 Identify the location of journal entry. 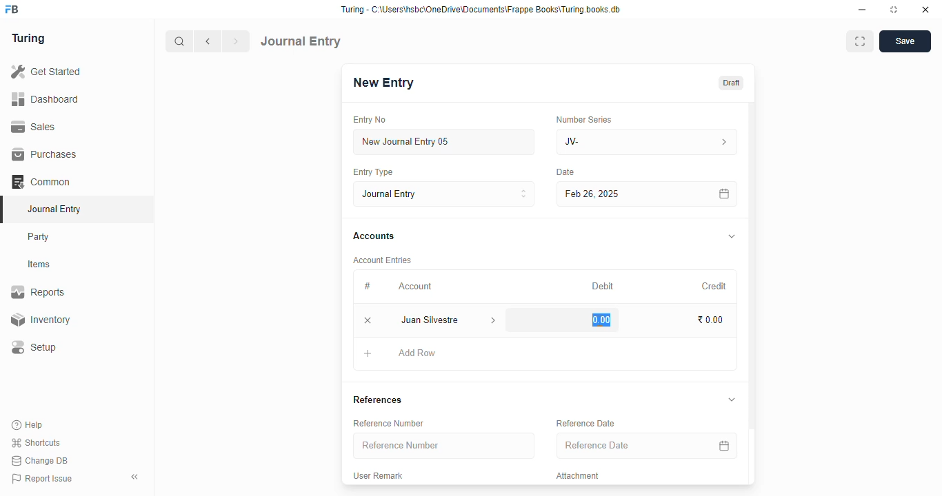
(301, 41).